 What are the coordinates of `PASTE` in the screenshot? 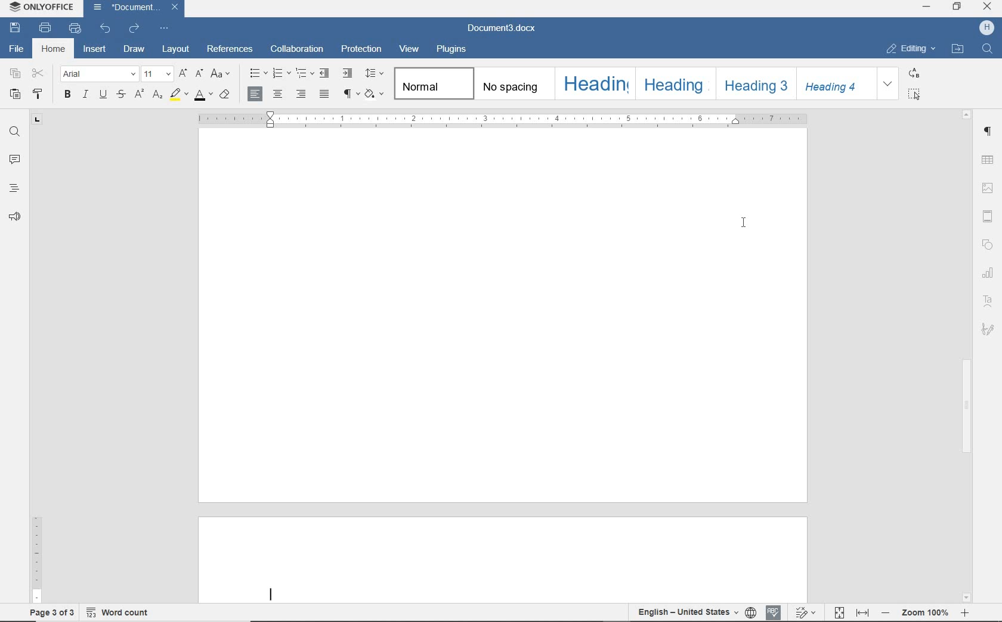 It's located at (16, 93).